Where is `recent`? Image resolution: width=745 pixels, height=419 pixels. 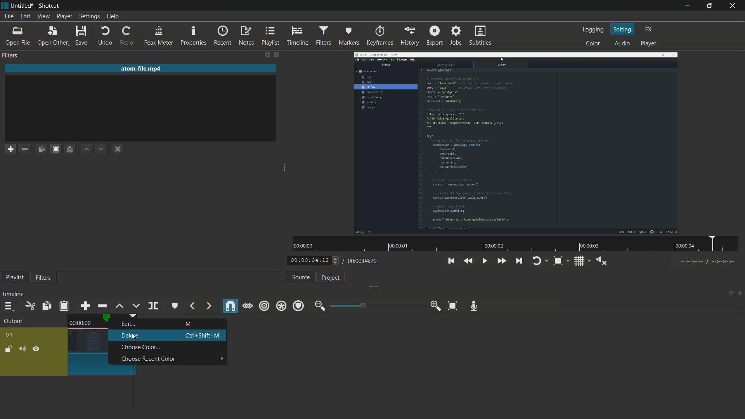 recent is located at coordinates (222, 35).